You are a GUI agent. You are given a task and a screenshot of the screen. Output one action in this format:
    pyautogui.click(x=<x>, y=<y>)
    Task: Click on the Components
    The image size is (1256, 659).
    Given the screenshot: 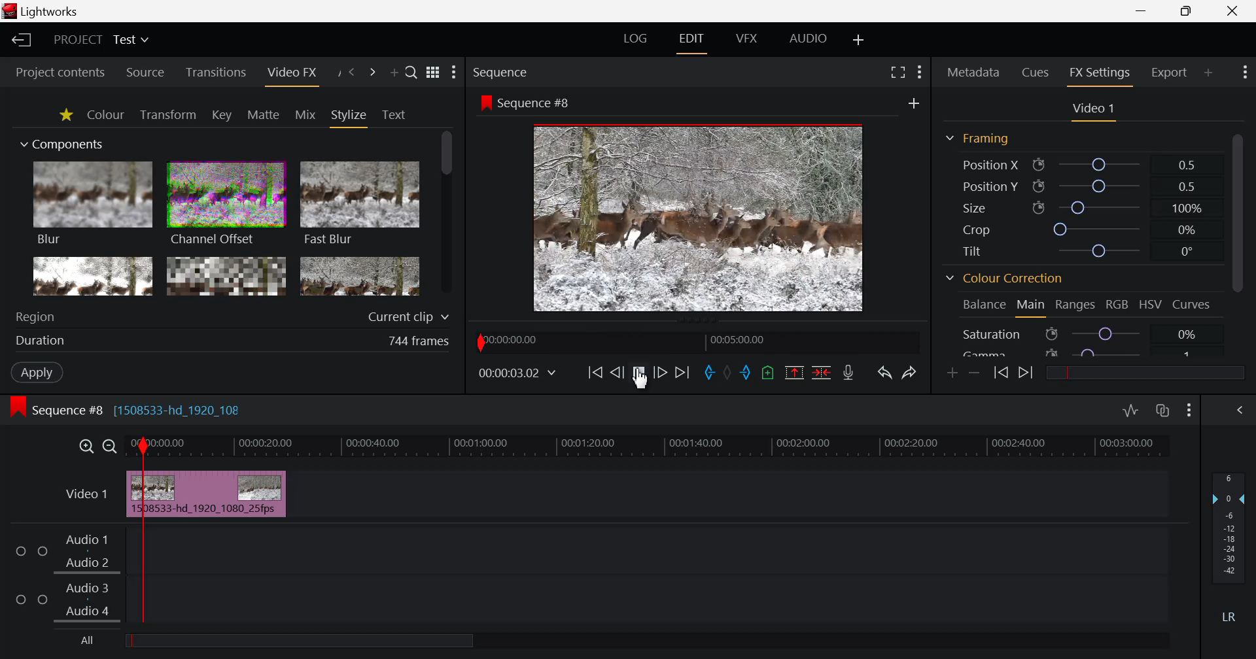 What is the action you would take?
    pyautogui.click(x=63, y=145)
    